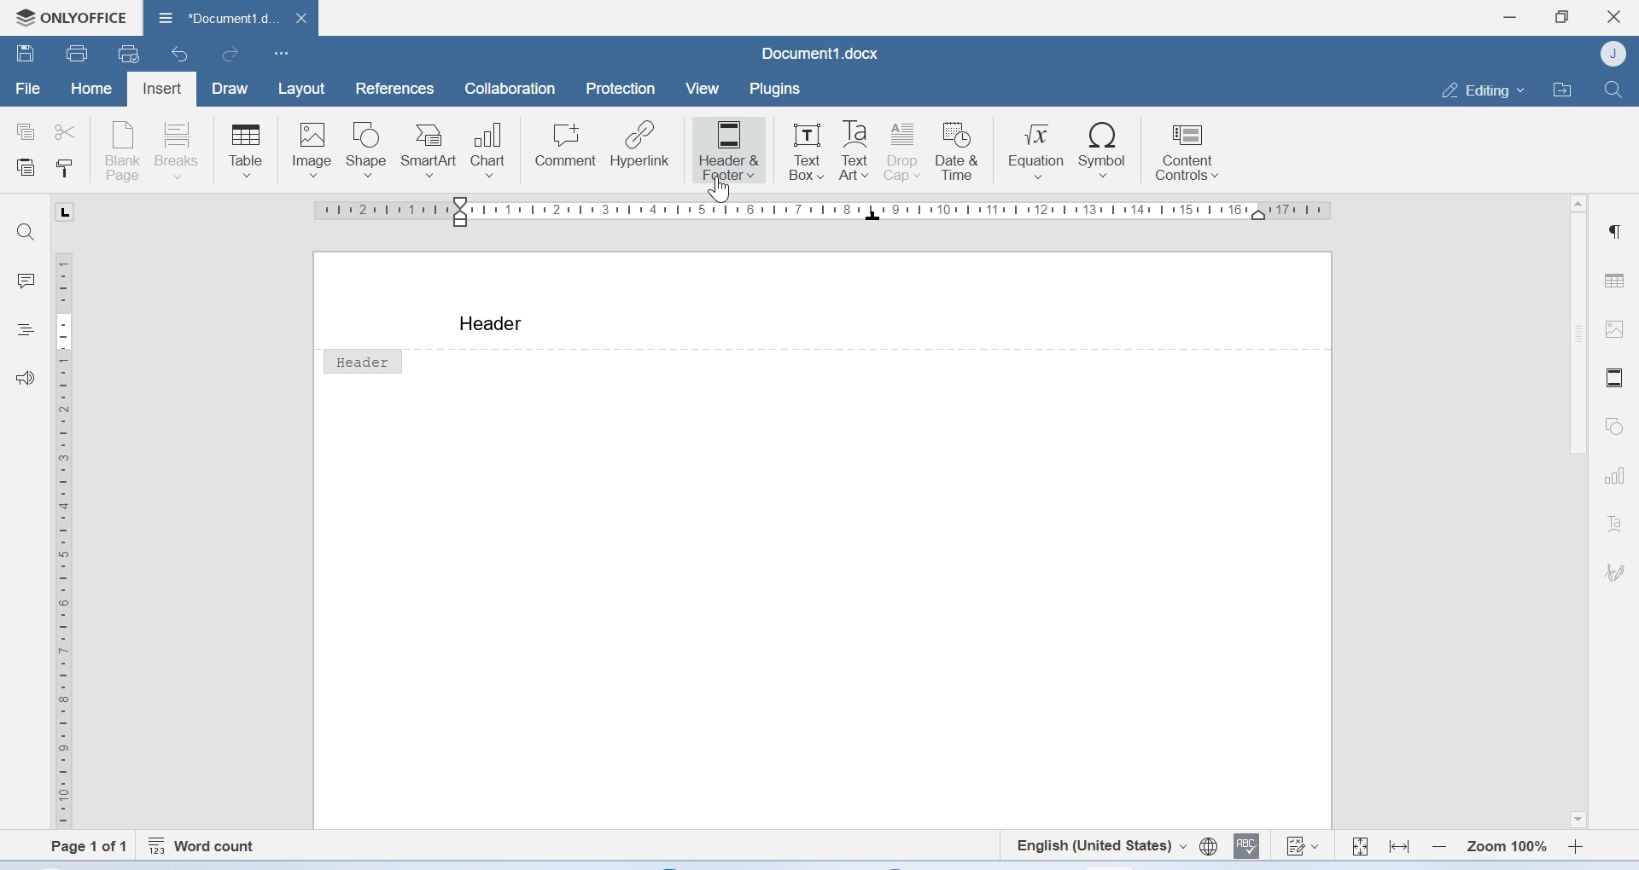 The height and width of the screenshot is (870, 1639). Describe the element at coordinates (1101, 845) in the screenshot. I see `Set text language` at that location.